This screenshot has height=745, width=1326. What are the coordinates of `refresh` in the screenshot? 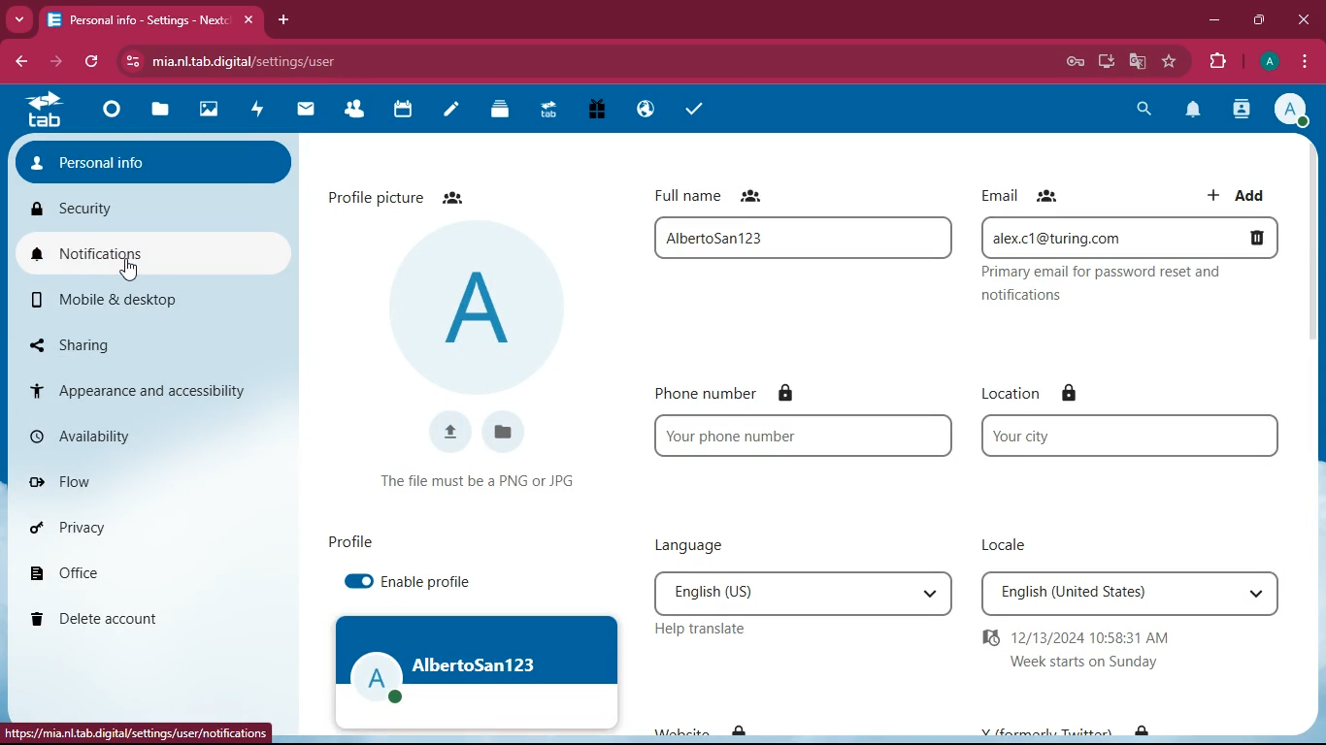 It's located at (92, 63).